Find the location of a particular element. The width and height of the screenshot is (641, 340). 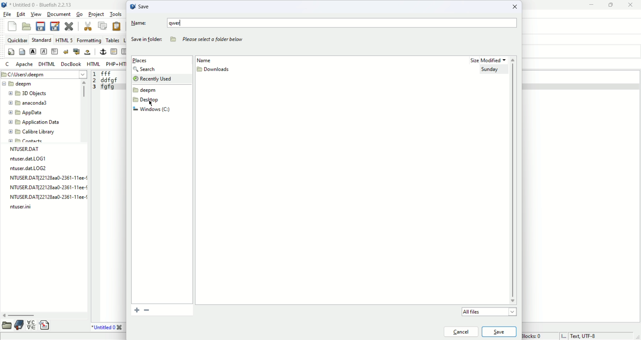

size is located at coordinates (470, 60).